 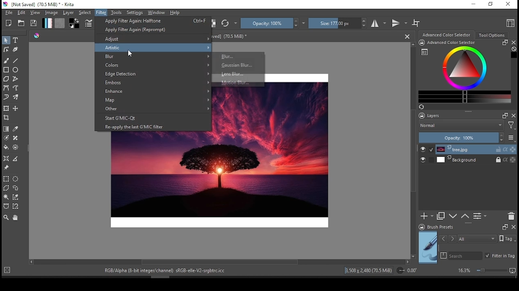 I want to click on tools, so click(x=116, y=13).